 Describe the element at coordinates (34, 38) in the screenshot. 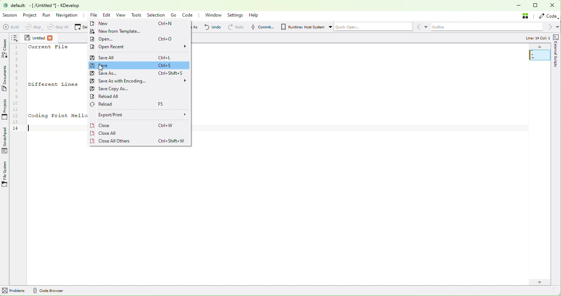

I see `Untitled` at that location.